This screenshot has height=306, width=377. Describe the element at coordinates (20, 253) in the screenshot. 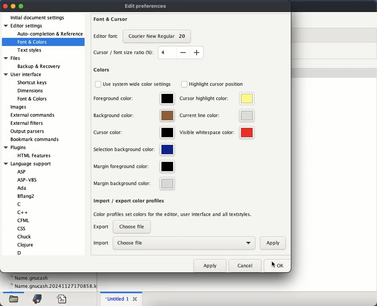

I see `D` at that location.